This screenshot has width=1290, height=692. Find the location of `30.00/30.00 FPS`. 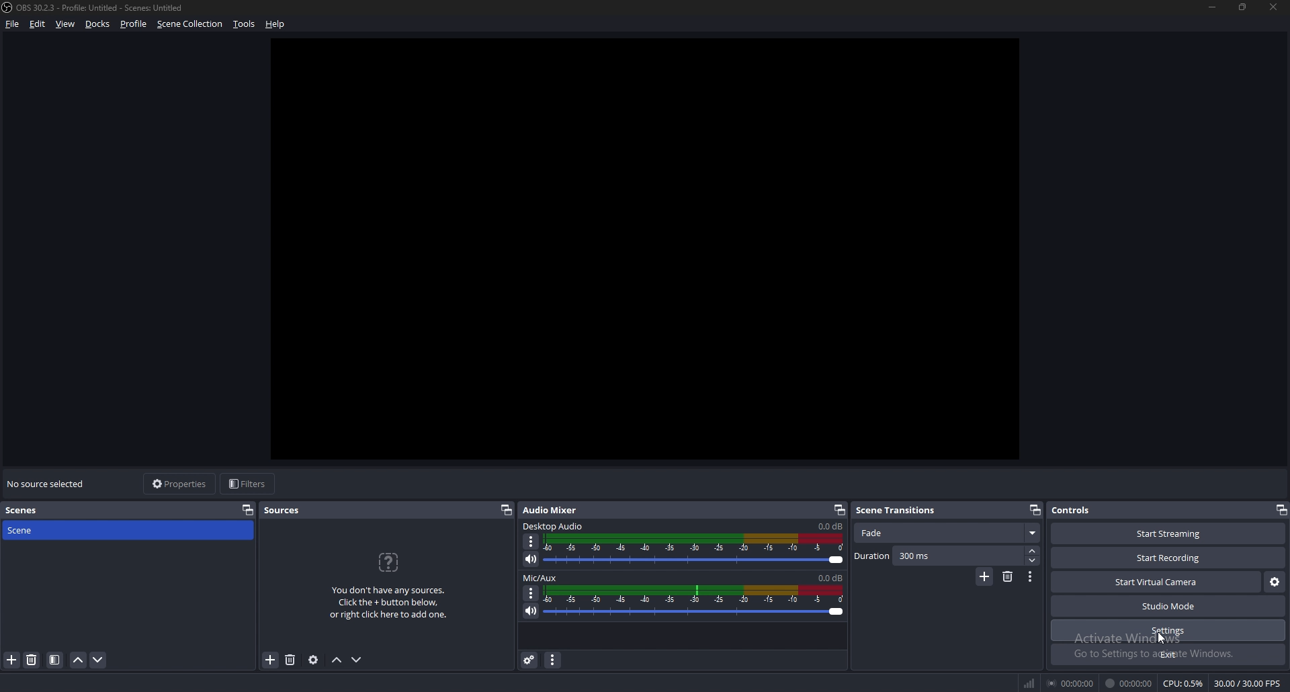

30.00/30.00 FPS is located at coordinates (1247, 684).